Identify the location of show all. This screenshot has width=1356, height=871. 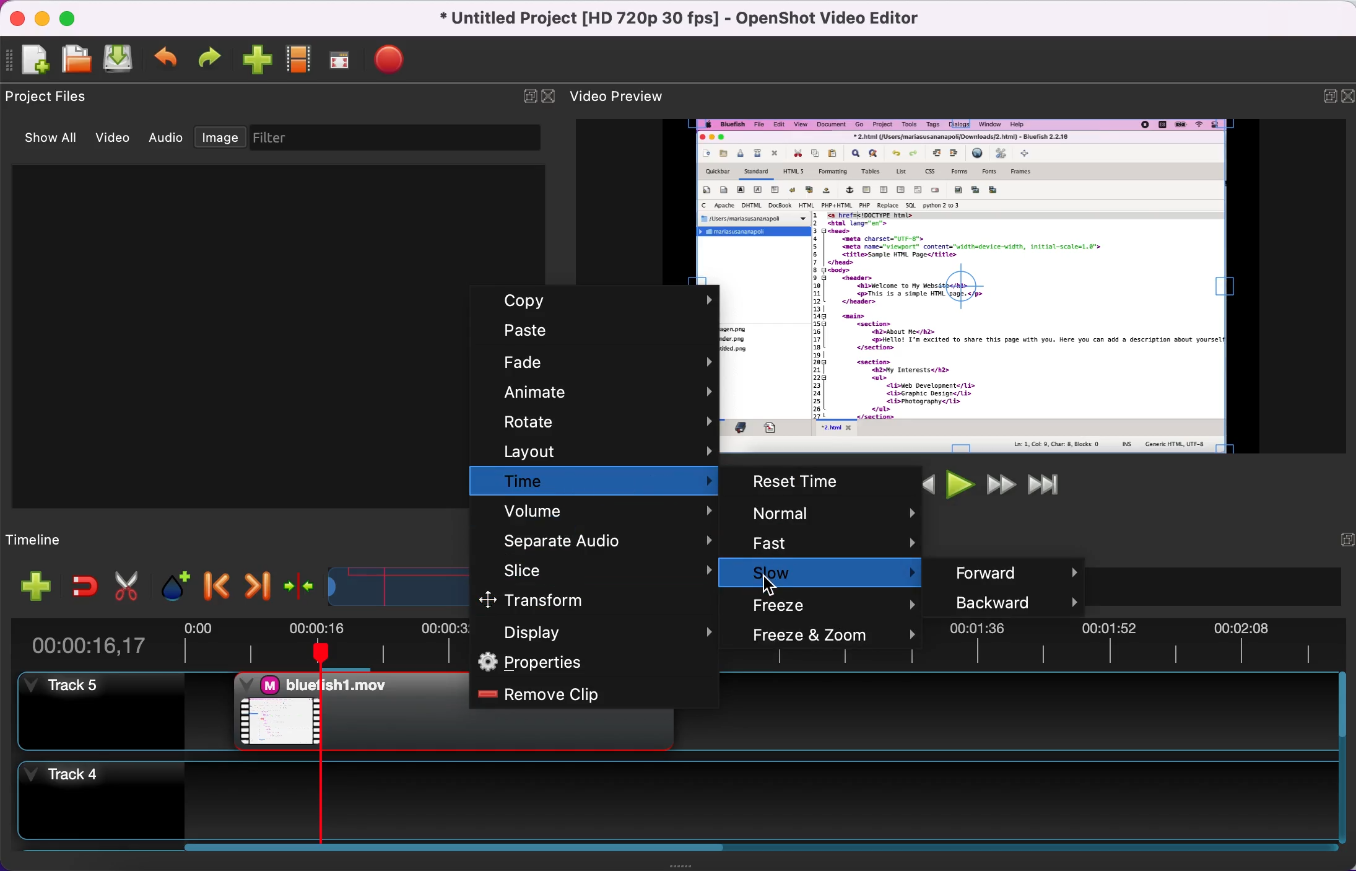
(55, 141).